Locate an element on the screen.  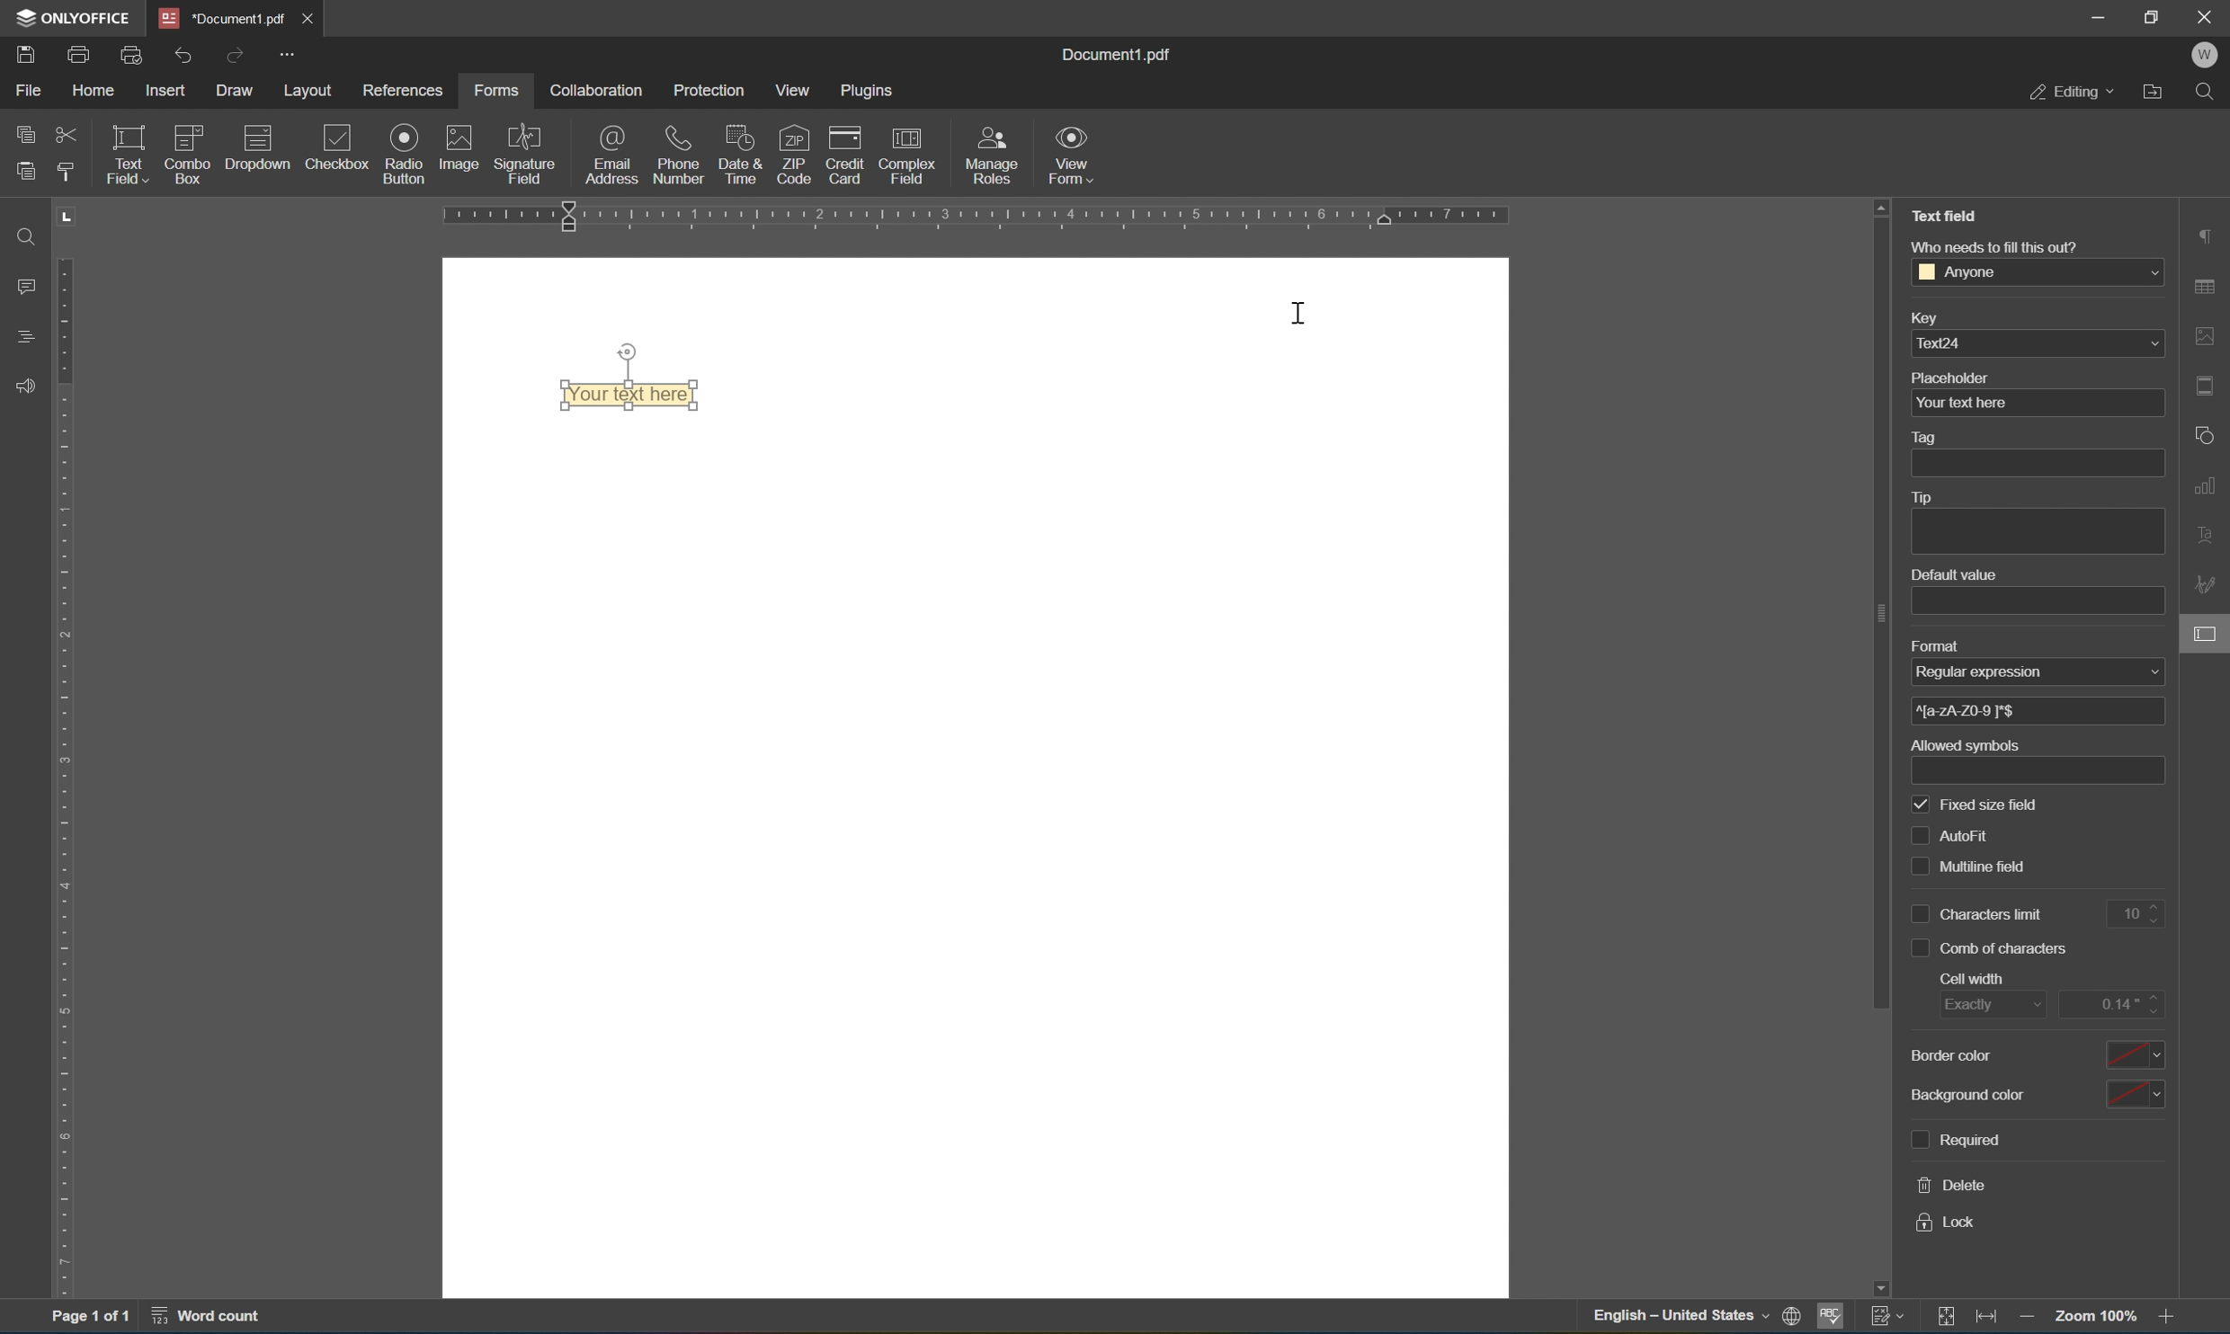
layout is located at coordinates (312, 92).